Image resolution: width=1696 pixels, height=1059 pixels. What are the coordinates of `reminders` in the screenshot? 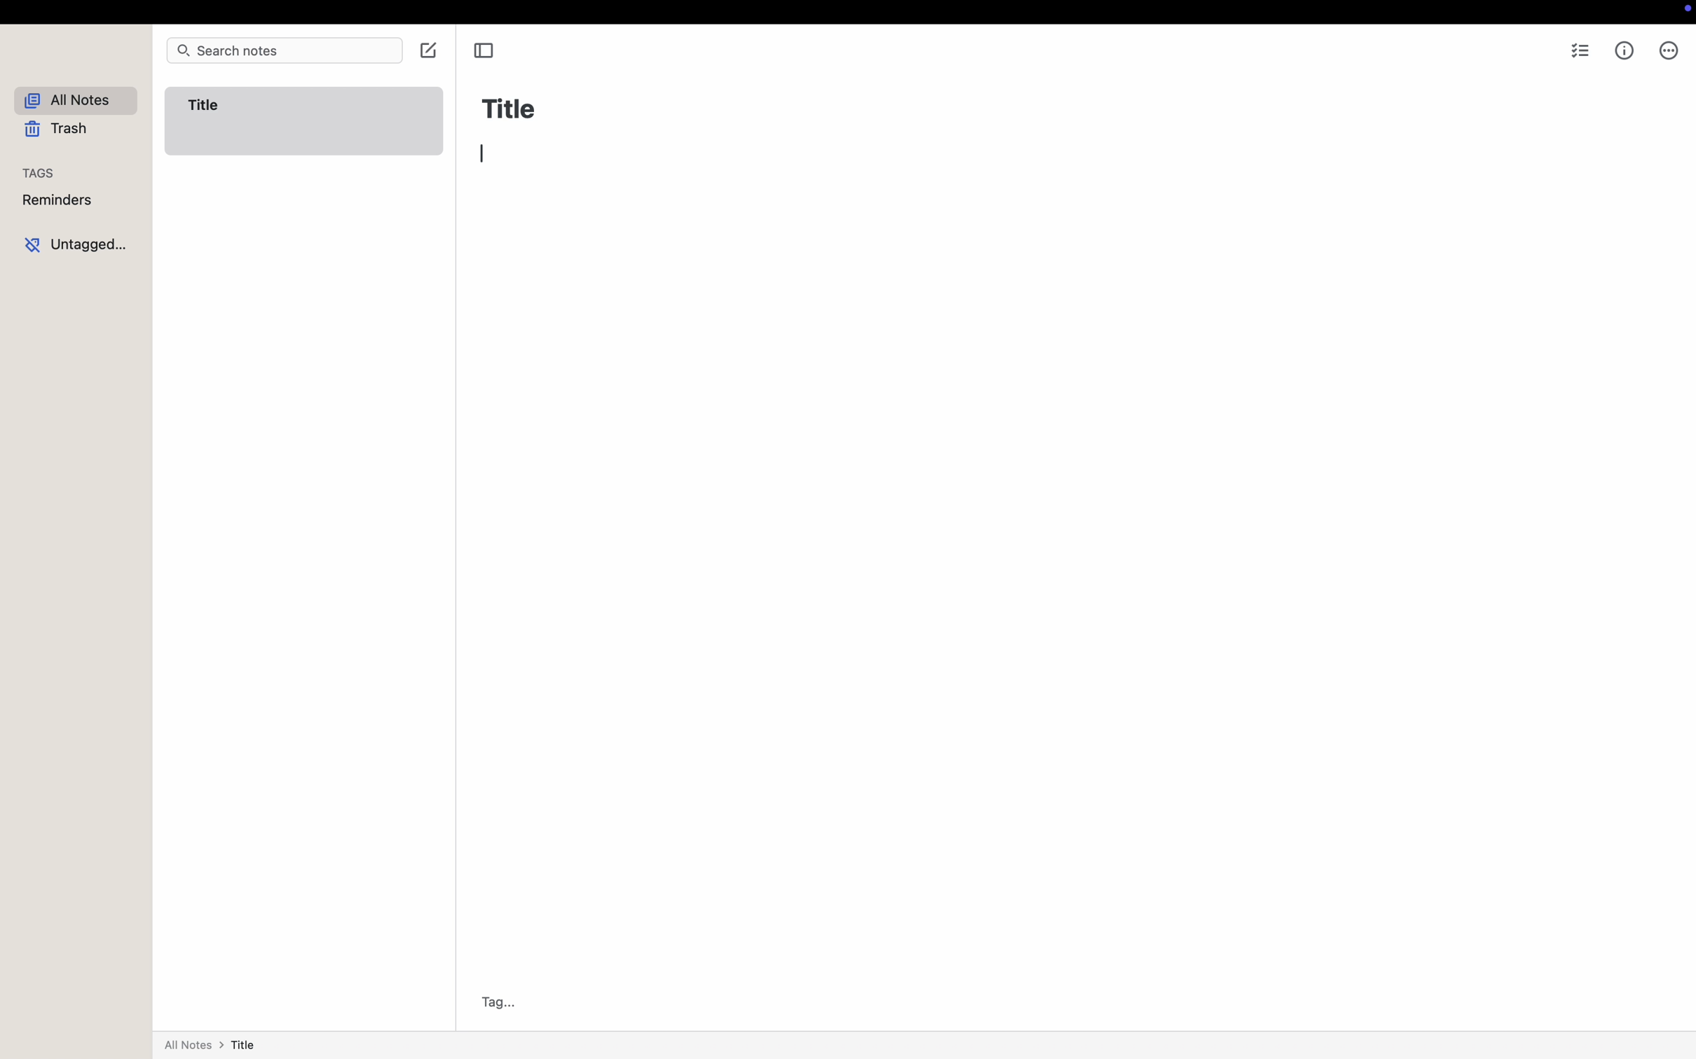 It's located at (75, 202).